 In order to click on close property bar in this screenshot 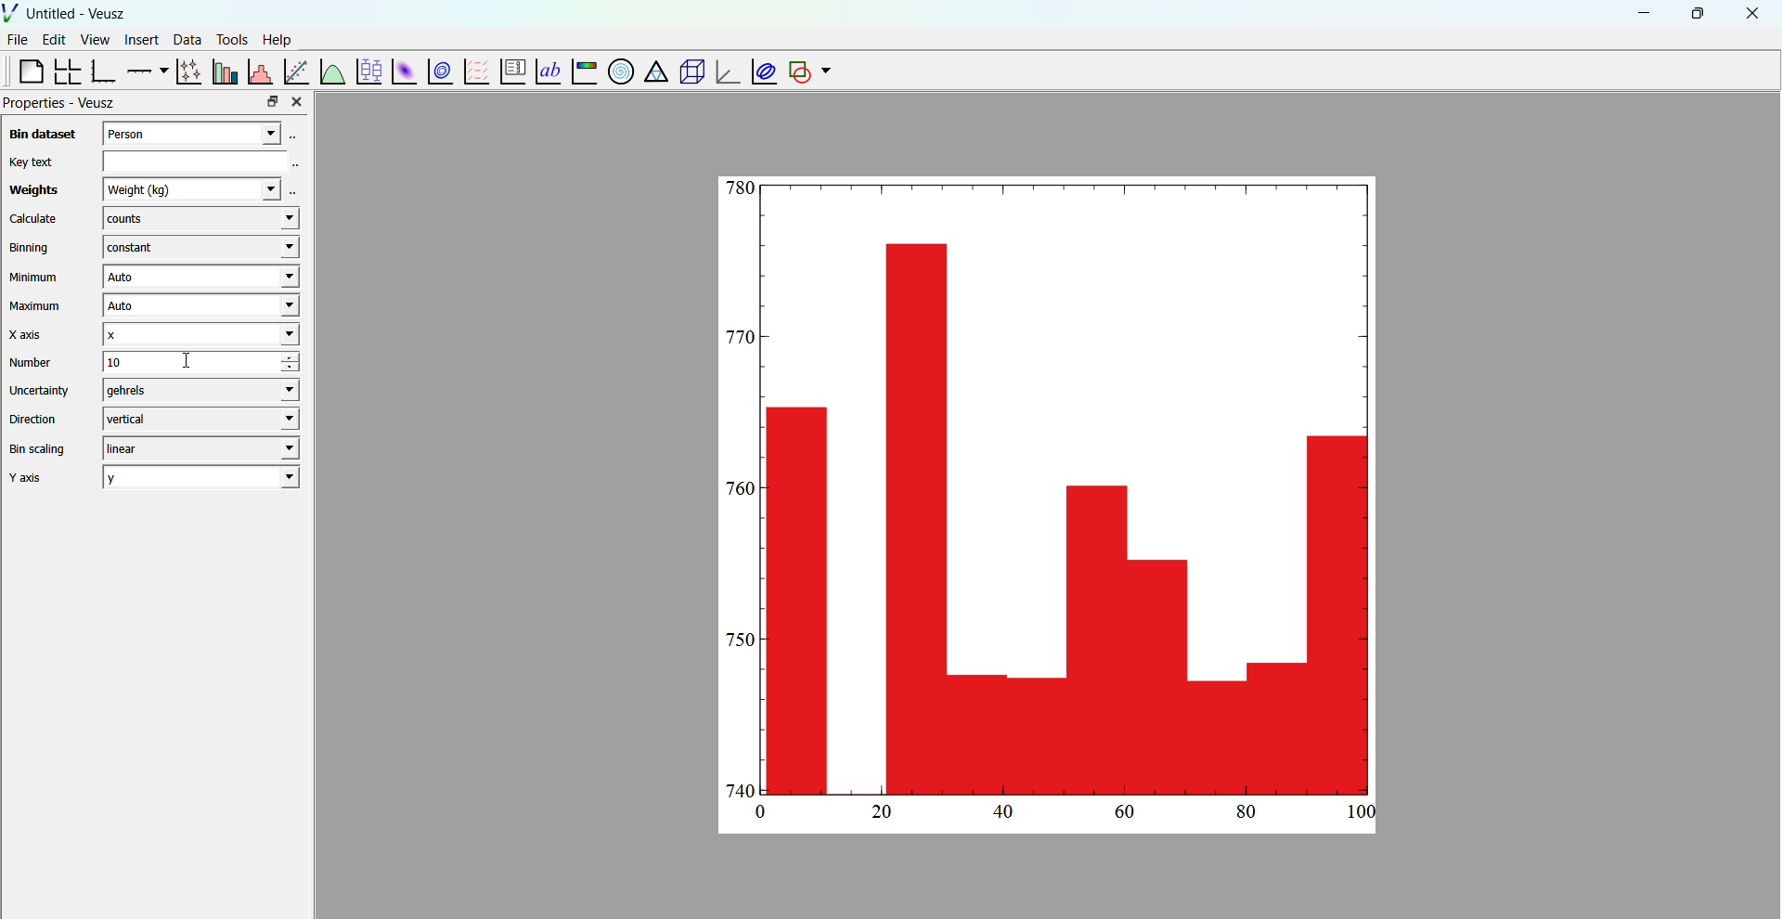, I will do `click(299, 101)`.